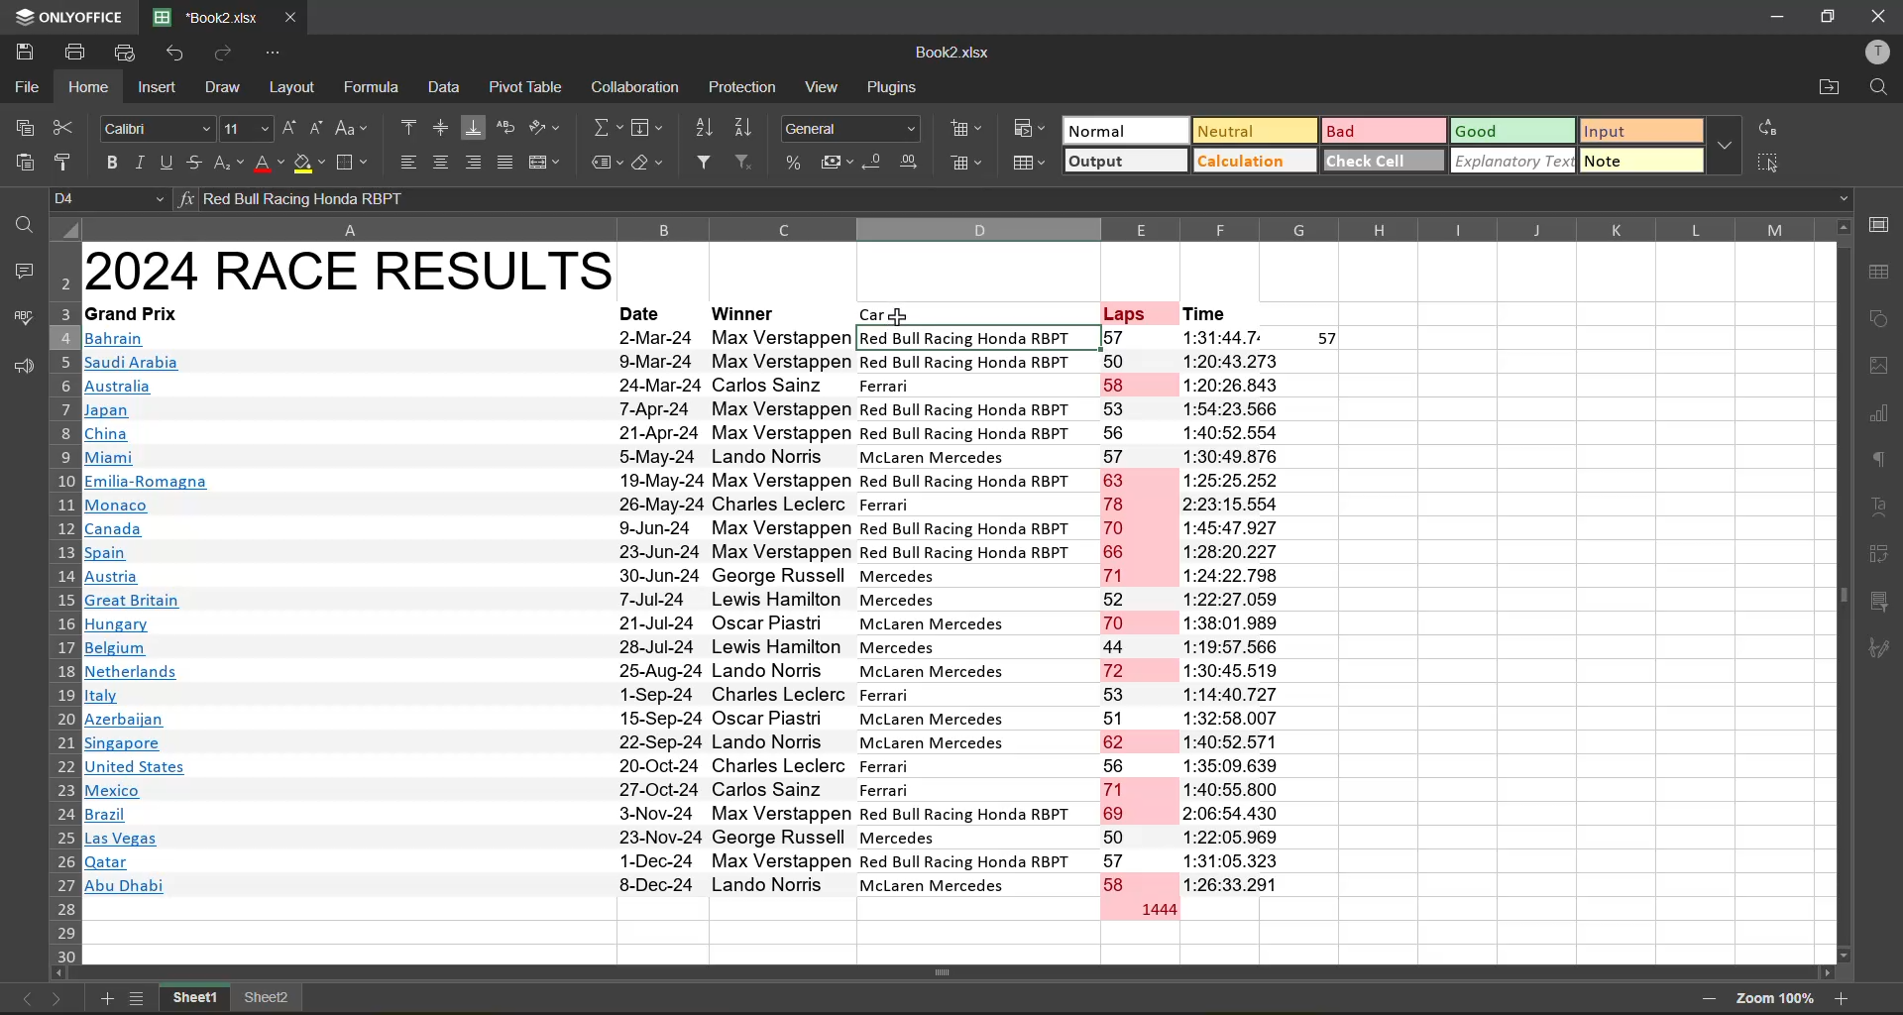  I want to click on summation, so click(605, 126).